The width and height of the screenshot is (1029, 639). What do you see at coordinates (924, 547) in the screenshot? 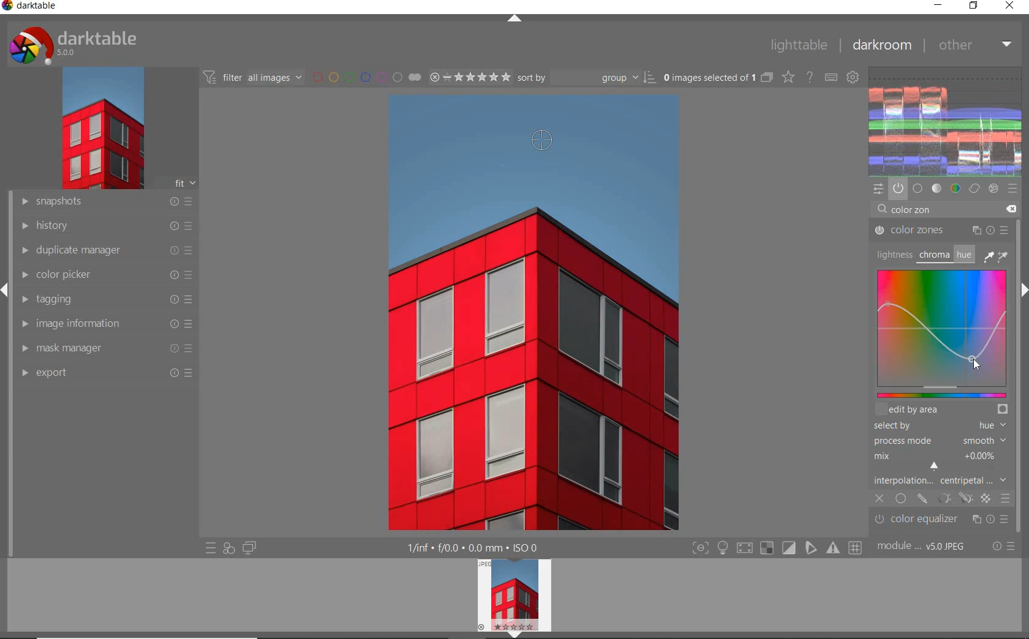
I see `module order` at bounding box center [924, 547].